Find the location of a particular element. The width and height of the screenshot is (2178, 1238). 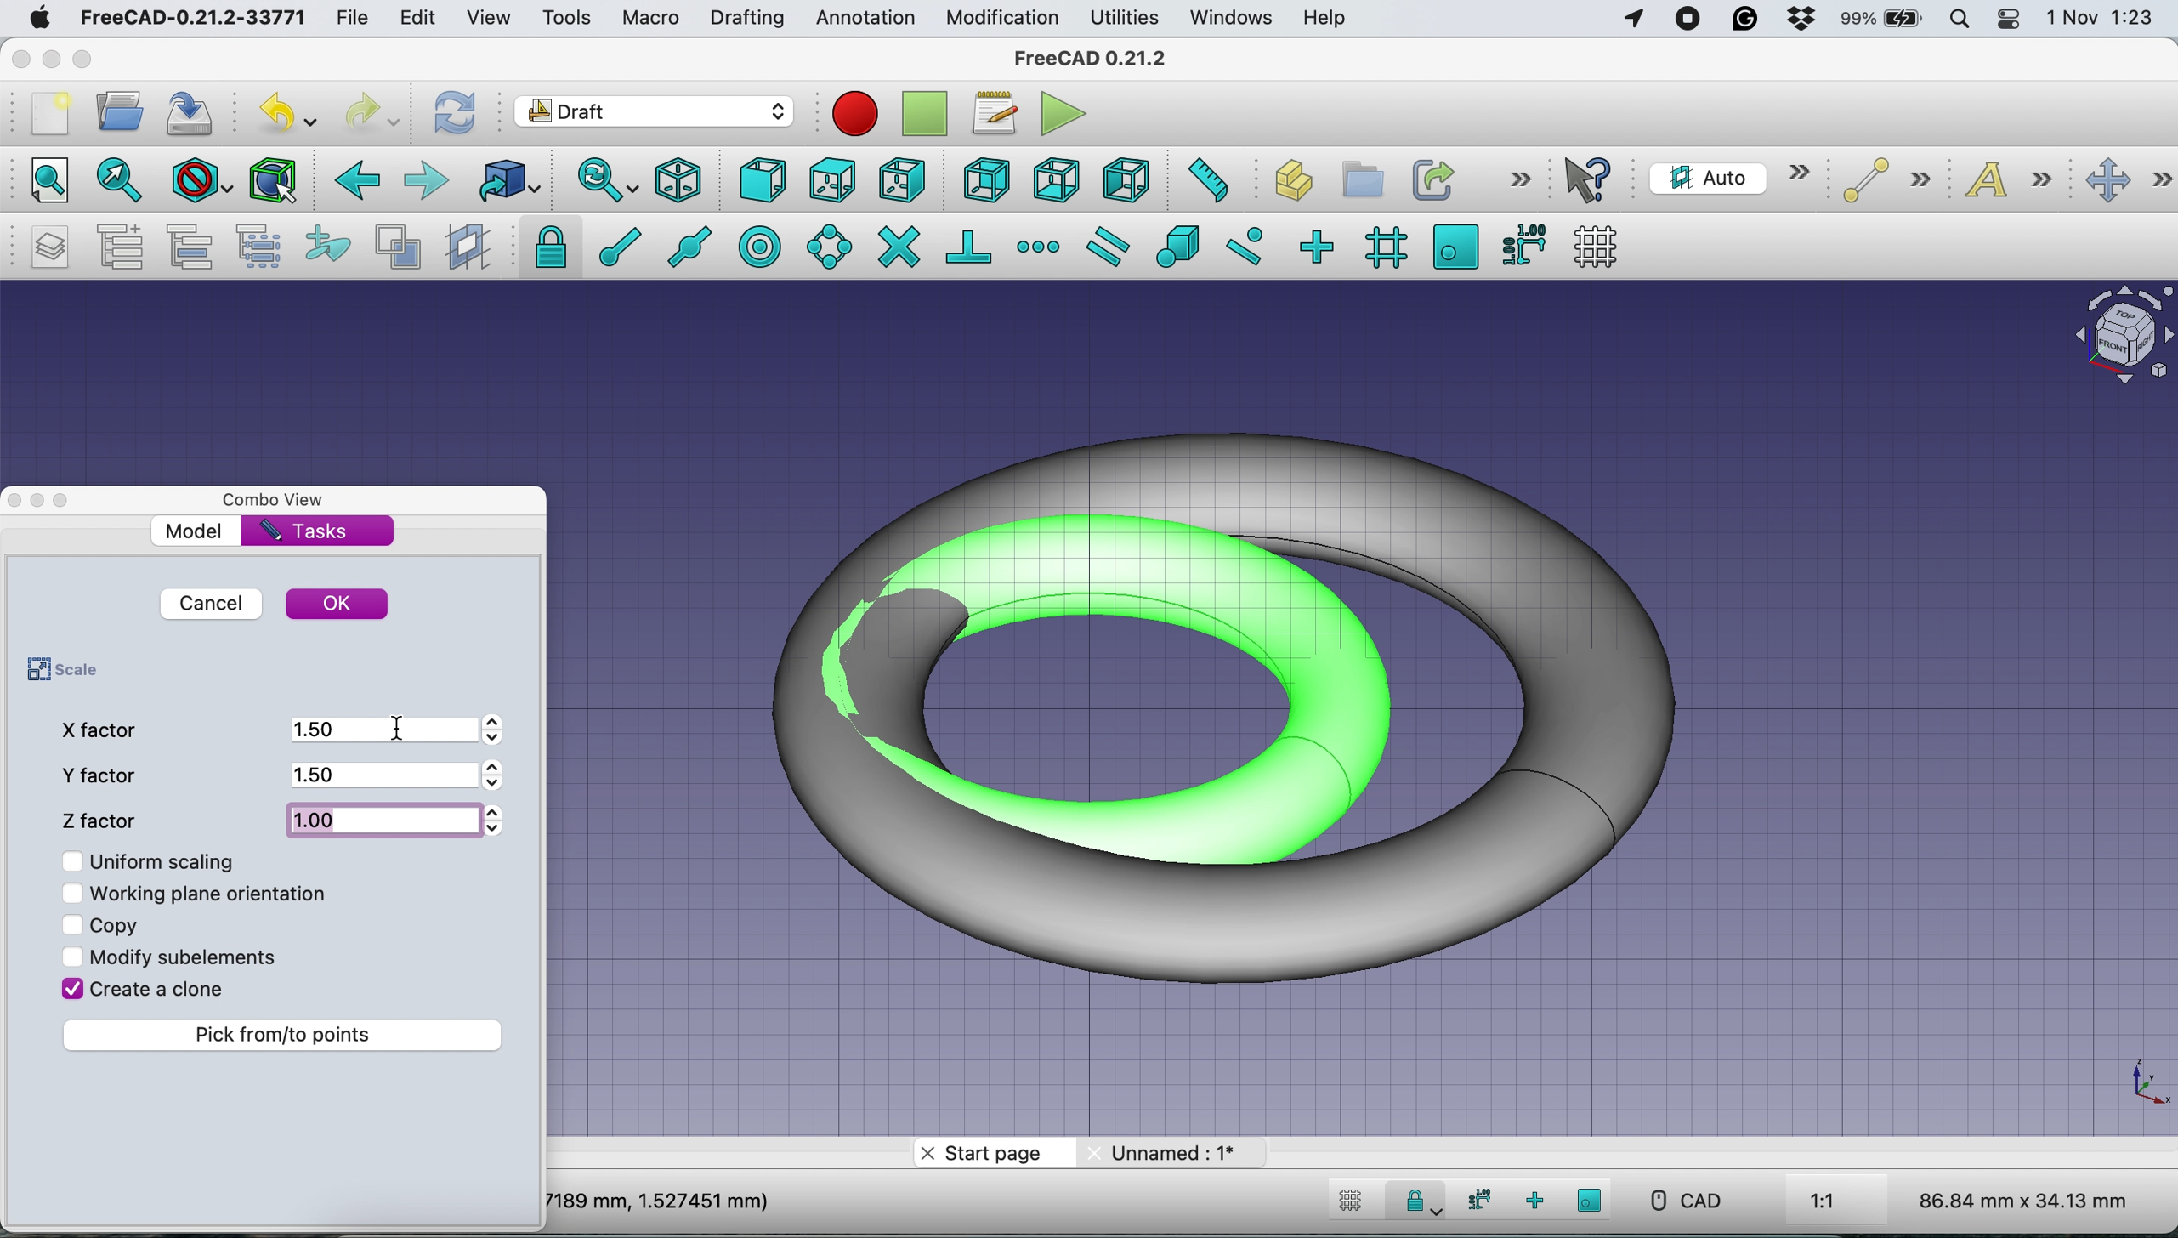

screen recorder is located at coordinates (1688, 22).